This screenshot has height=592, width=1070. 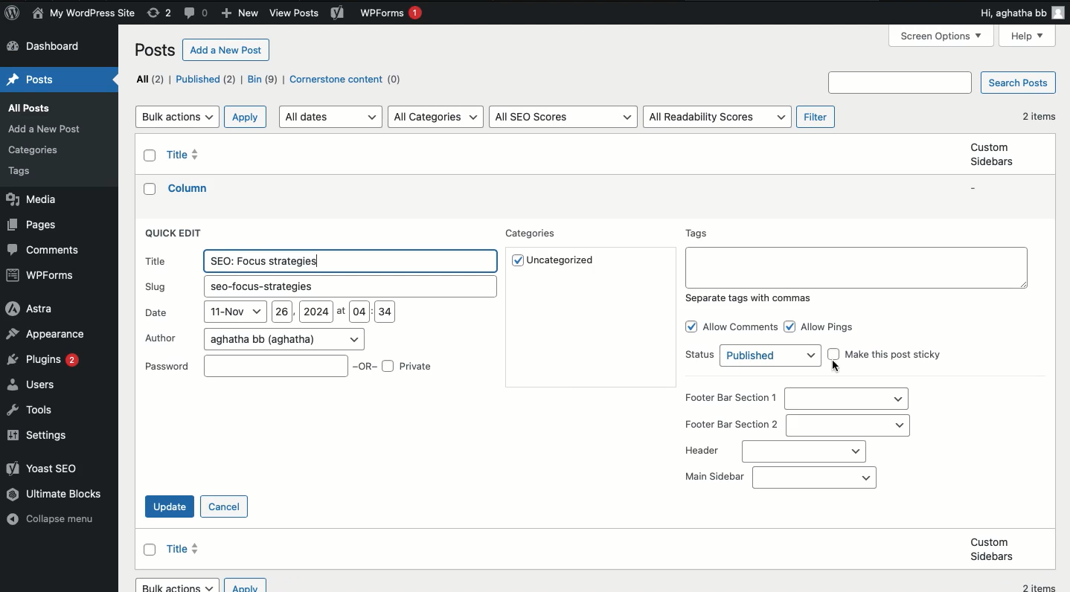 I want to click on Title, so click(x=185, y=549).